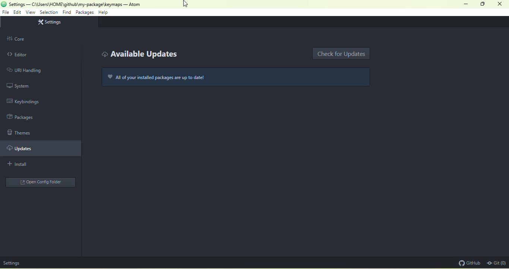 This screenshot has height=269, width=509. Describe the element at coordinates (65, 4) in the screenshot. I see `current directory` at that location.